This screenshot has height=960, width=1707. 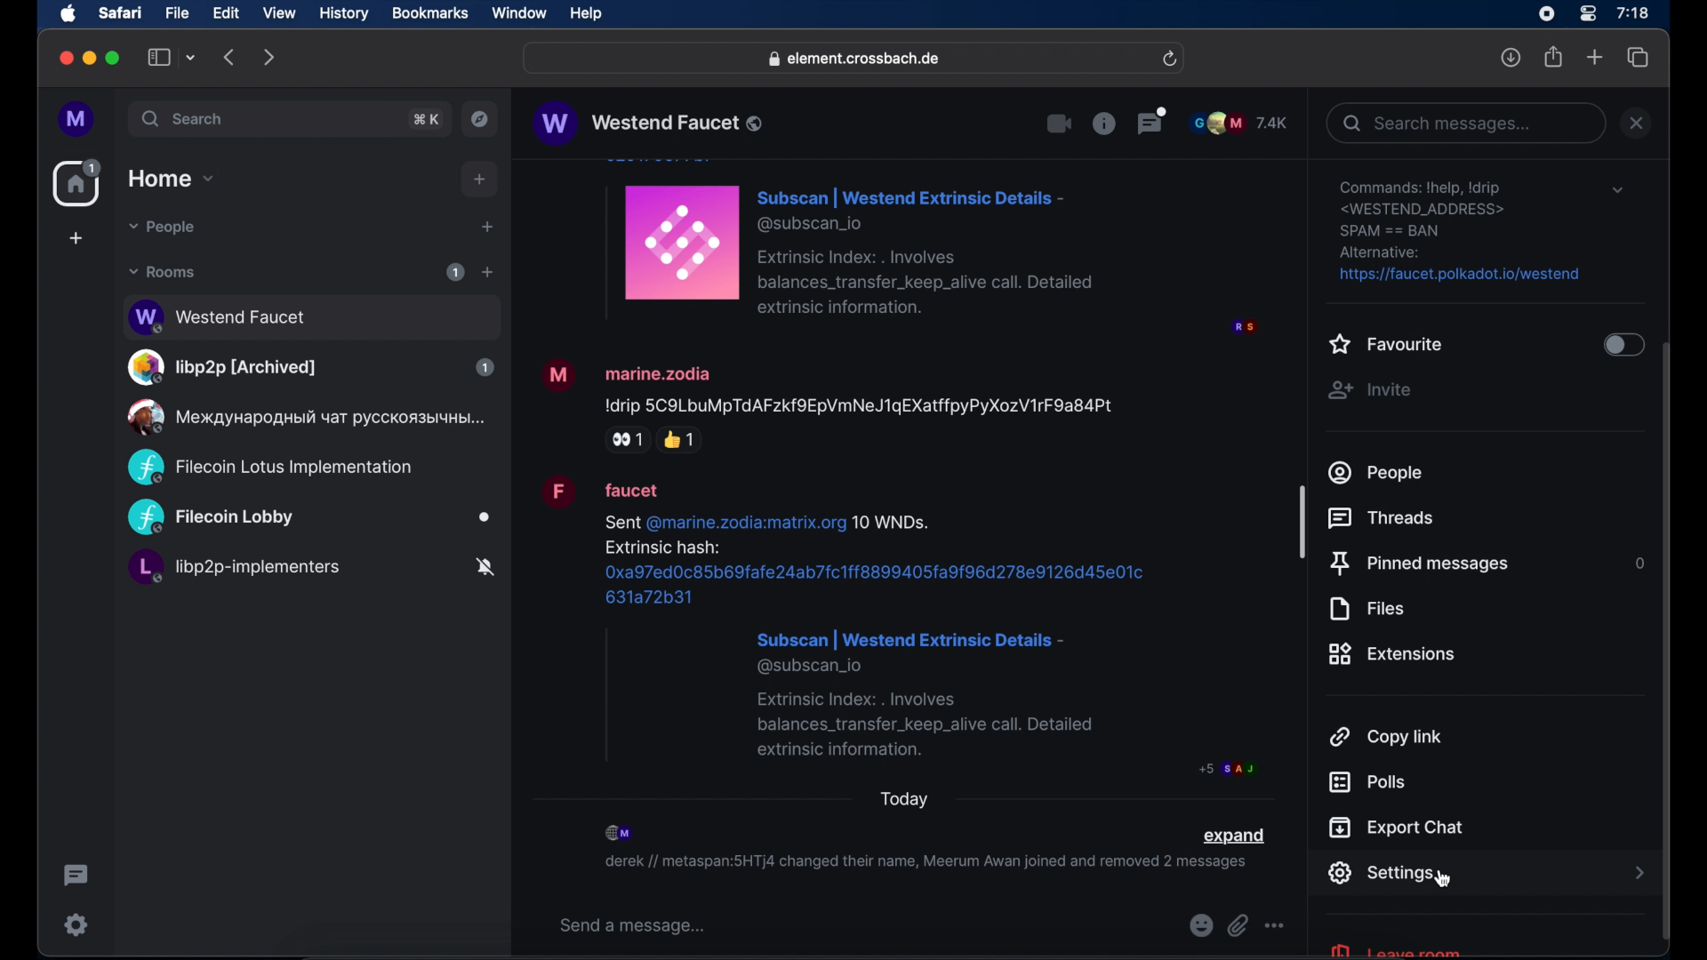 What do you see at coordinates (269, 468) in the screenshot?
I see `public room` at bounding box center [269, 468].